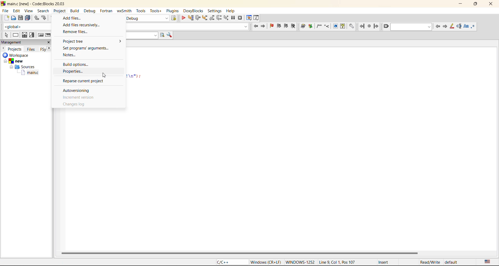 The width and height of the screenshot is (499, 266). What do you see at coordinates (31, 49) in the screenshot?
I see `files` at bounding box center [31, 49].